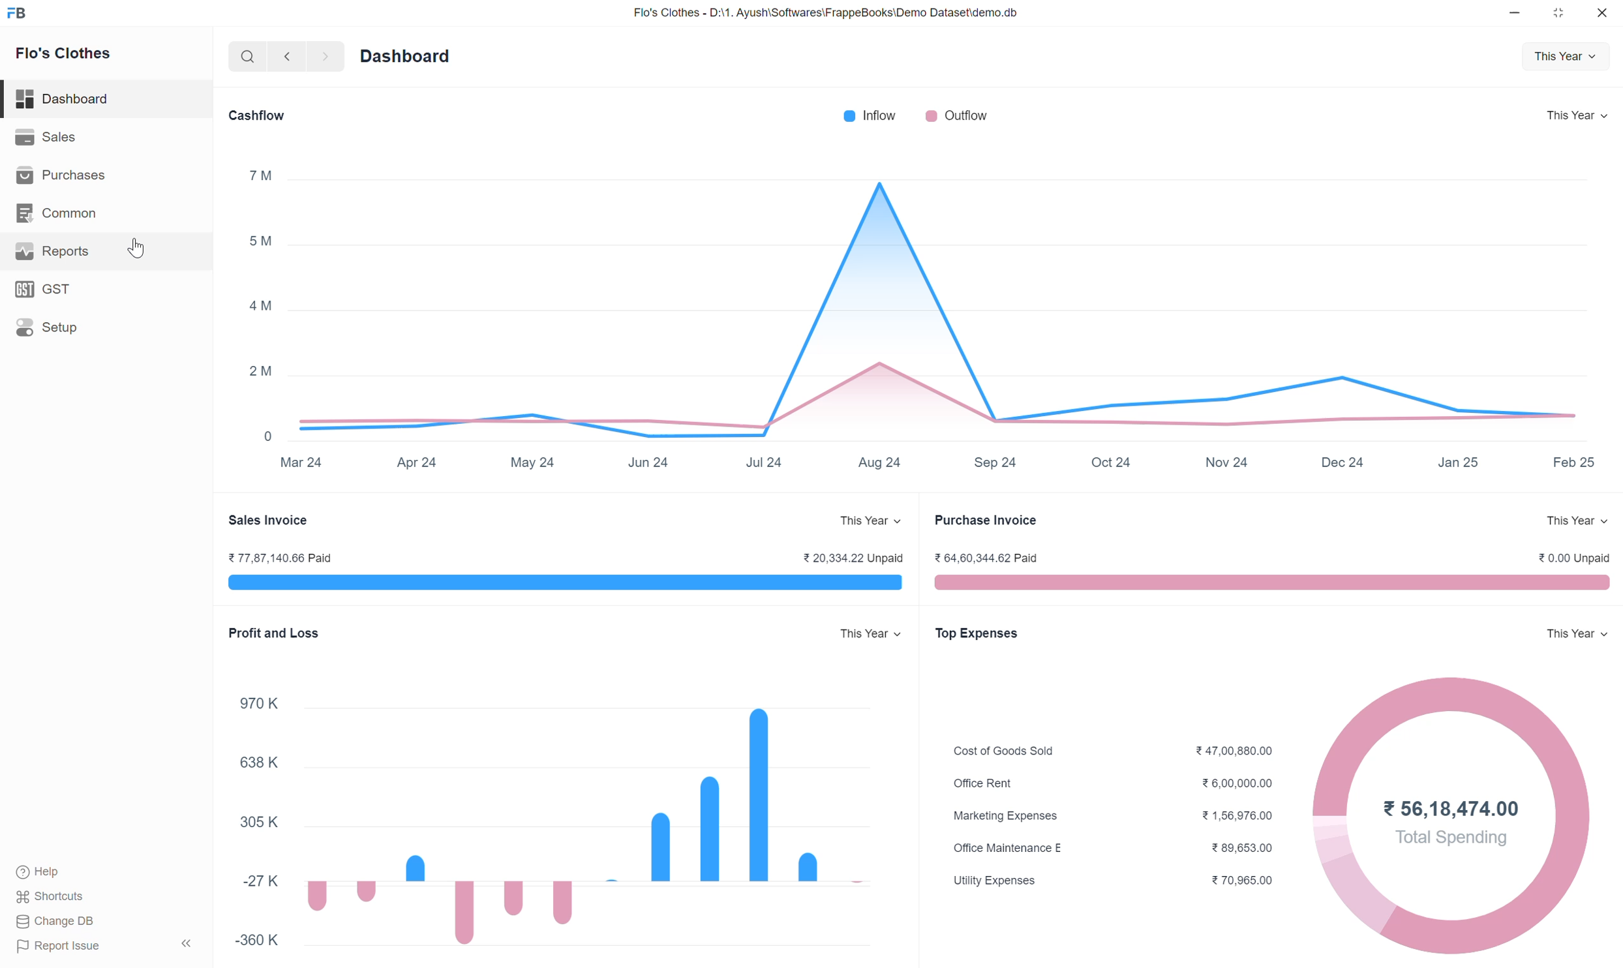 The height and width of the screenshot is (968, 1623). I want to click on purchase invoice, so click(985, 521).